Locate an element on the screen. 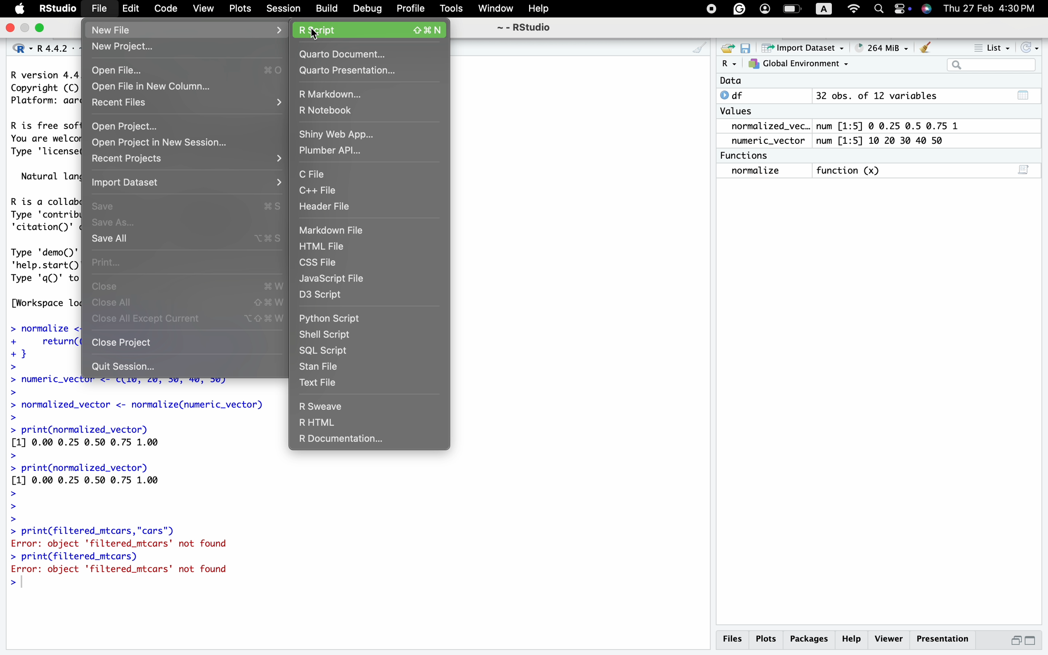 This screenshot has height=655, width=1048. R is a collab:
Type 'contribi
"citation" is located at coordinates (46, 215).